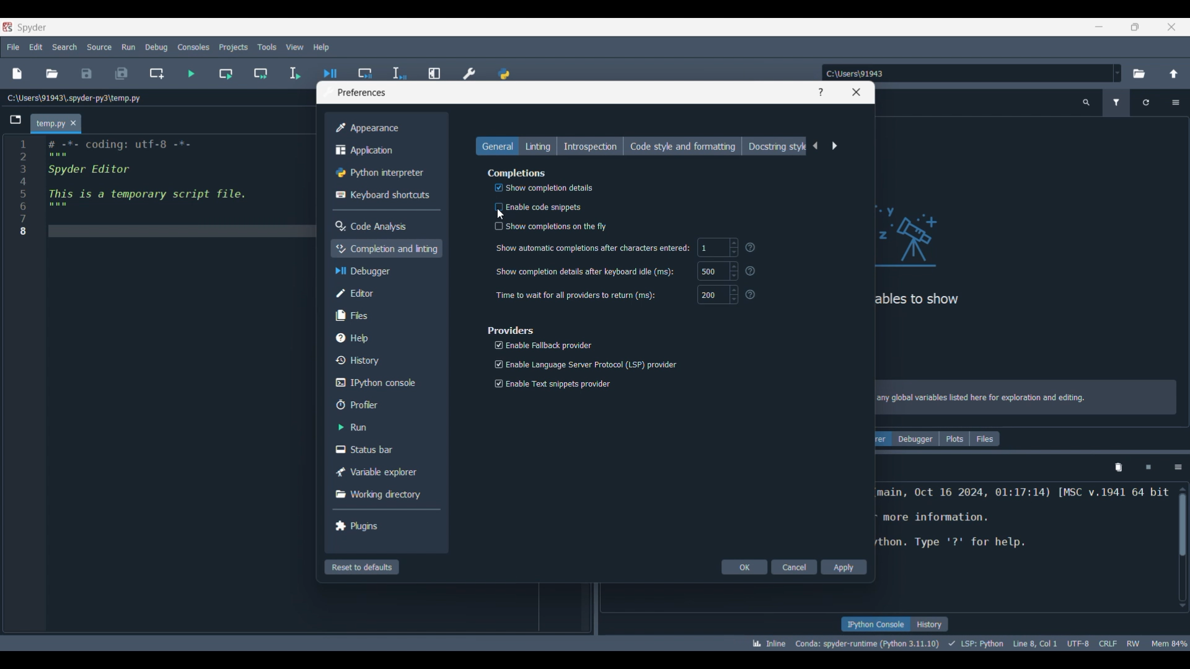  I want to click on Cursor, so click(501, 214).